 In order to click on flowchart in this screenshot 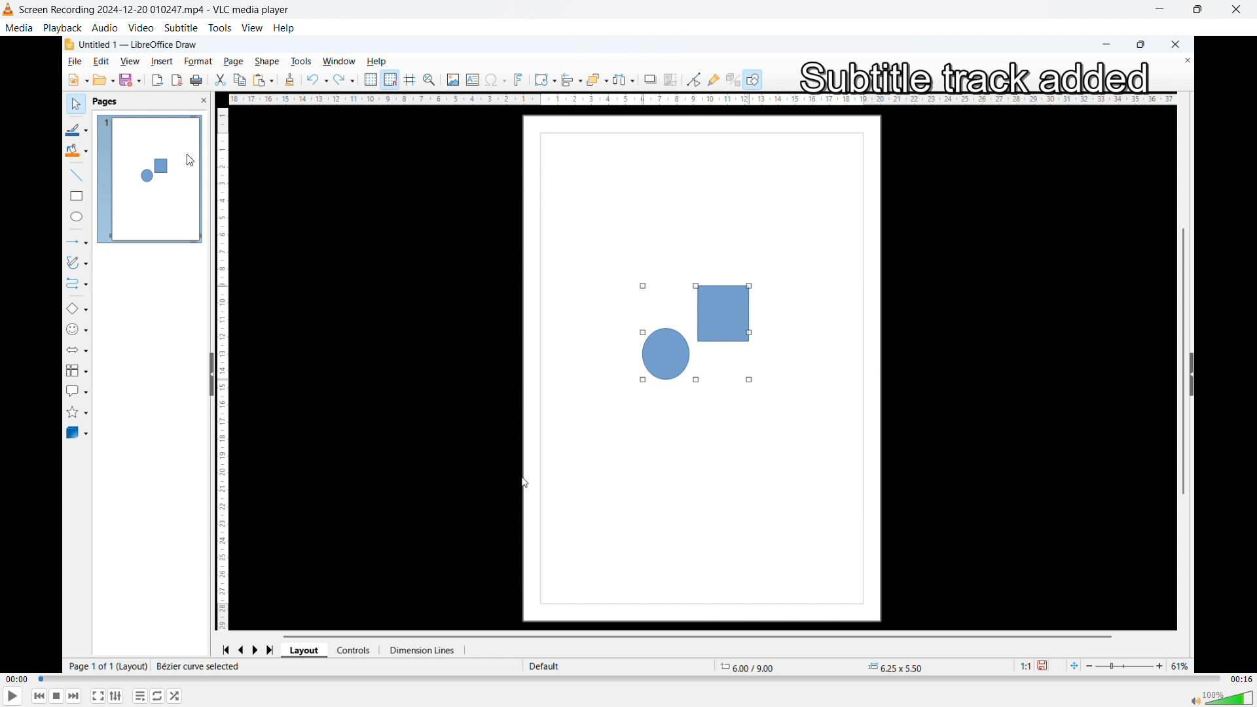, I will do `click(77, 370)`.